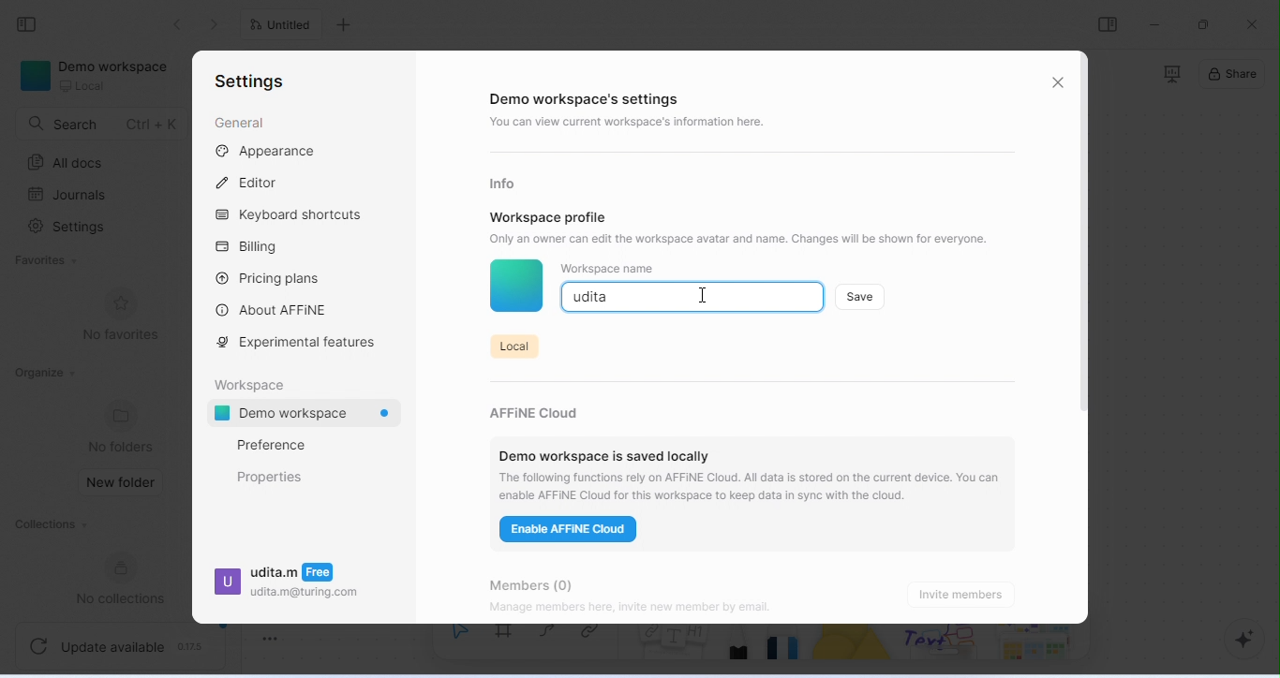  I want to click on preference, so click(271, 445).